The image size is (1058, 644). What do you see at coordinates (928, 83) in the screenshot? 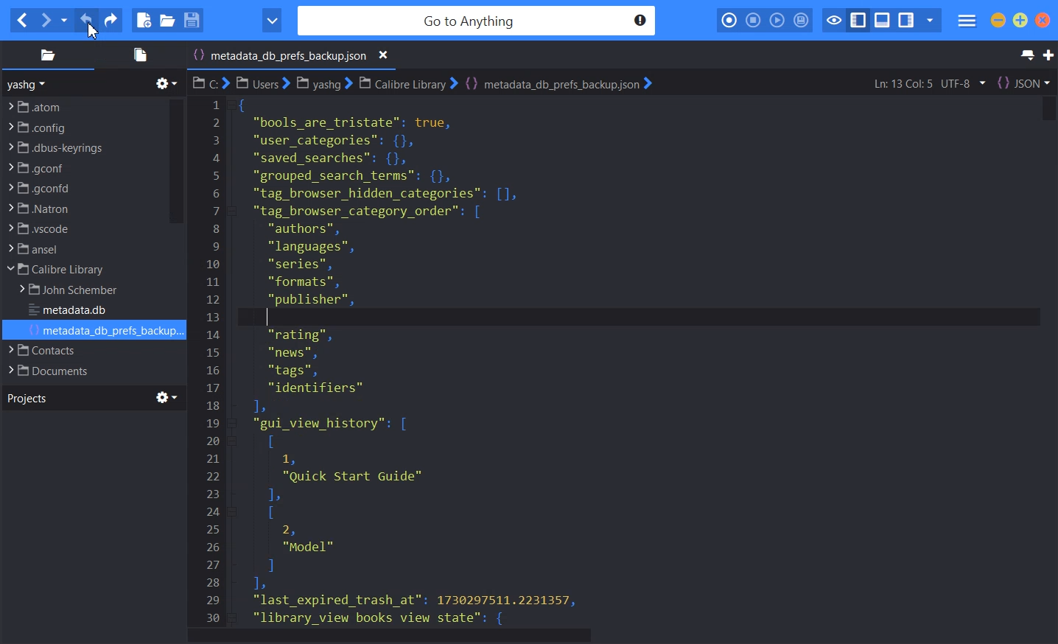
I see `Ln: 13 col:15 UTF-8` at bounding box center [928, 83].